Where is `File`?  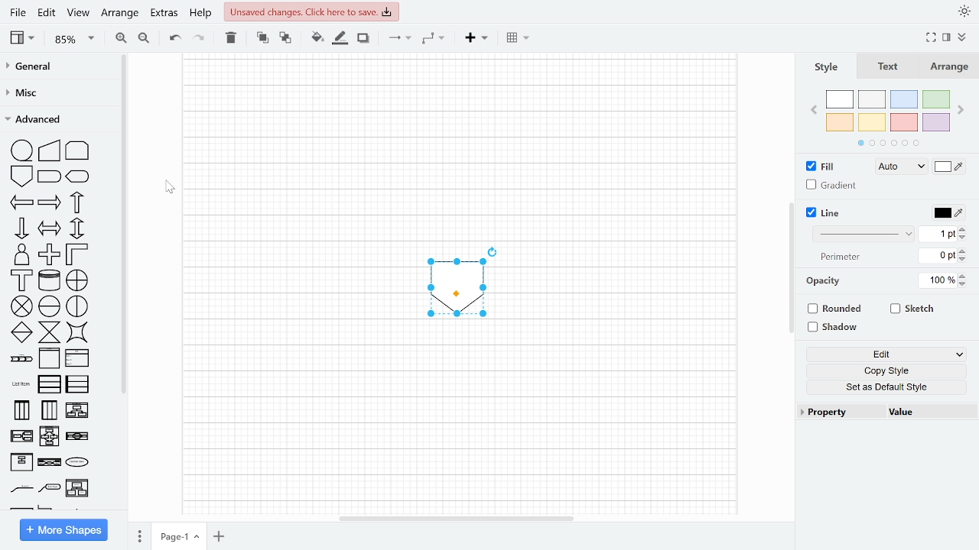
File is located at coordinates (19, 12).